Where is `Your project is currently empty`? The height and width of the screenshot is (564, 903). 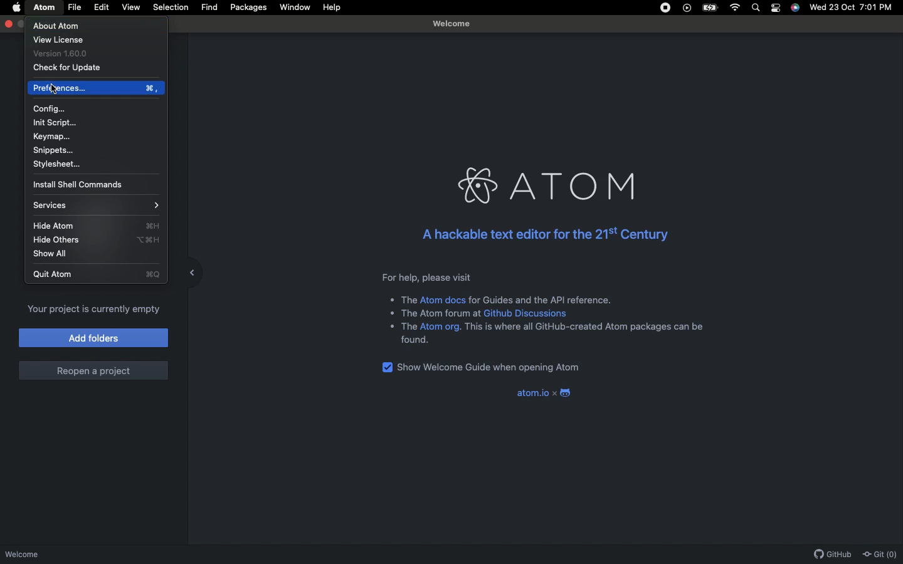
Your project is currently empty is located at coordinates (95, 309).